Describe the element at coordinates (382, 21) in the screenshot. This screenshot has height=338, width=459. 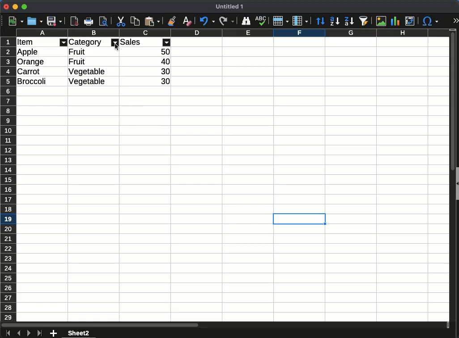
I see `image` at that location.